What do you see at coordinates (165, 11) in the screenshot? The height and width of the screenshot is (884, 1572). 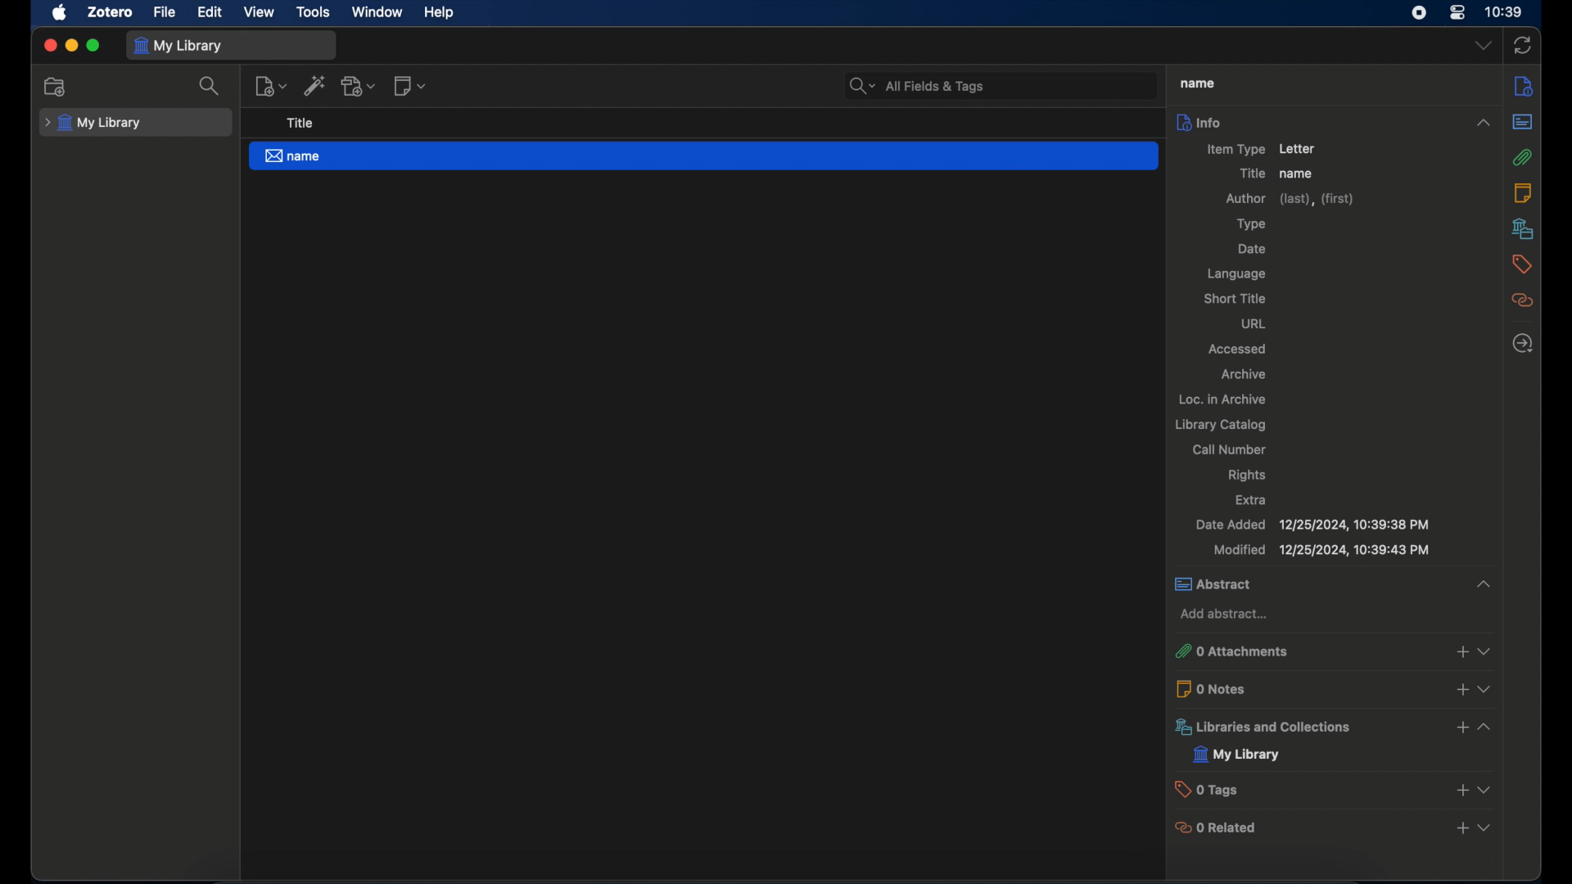 I see `file` at bounding box center [165, 11].